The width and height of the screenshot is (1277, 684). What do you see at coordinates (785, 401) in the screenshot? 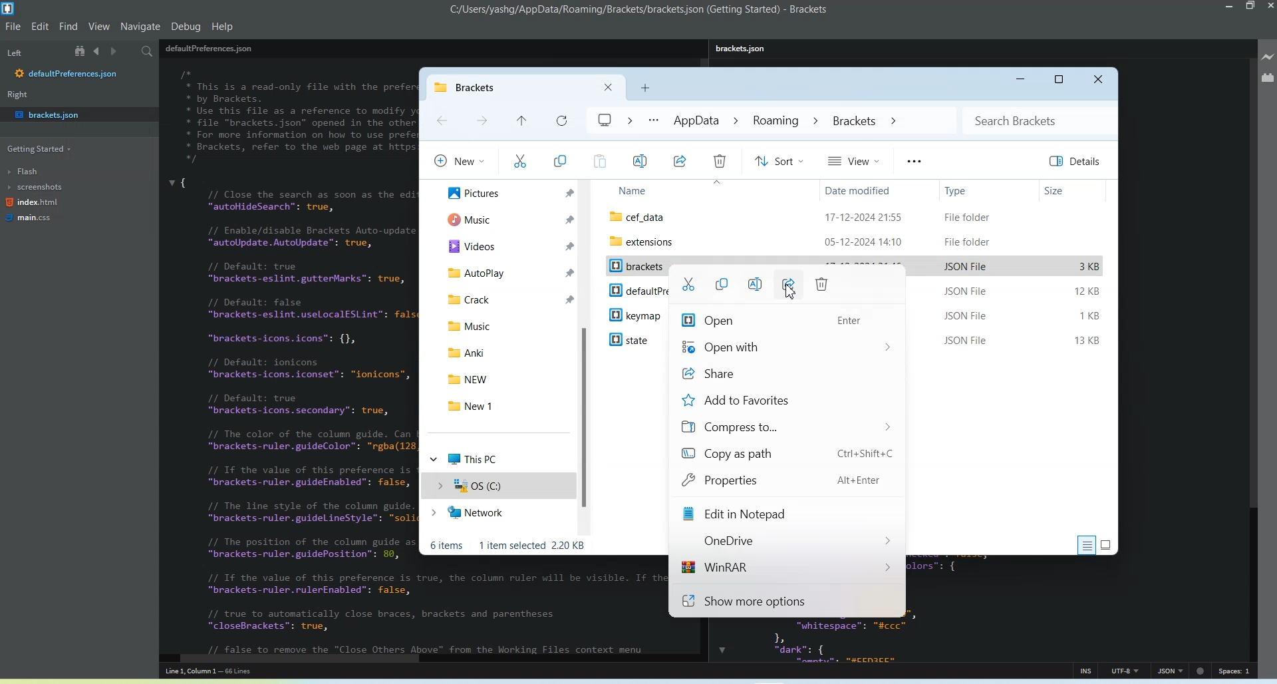
I see `Add to Favorites` at bounding box center [785, 401].